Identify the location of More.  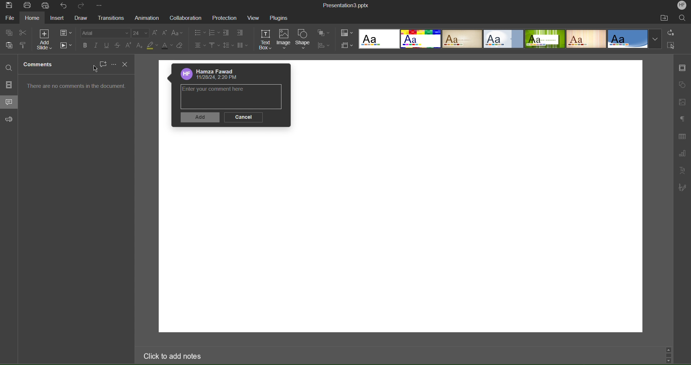
(113, 64).